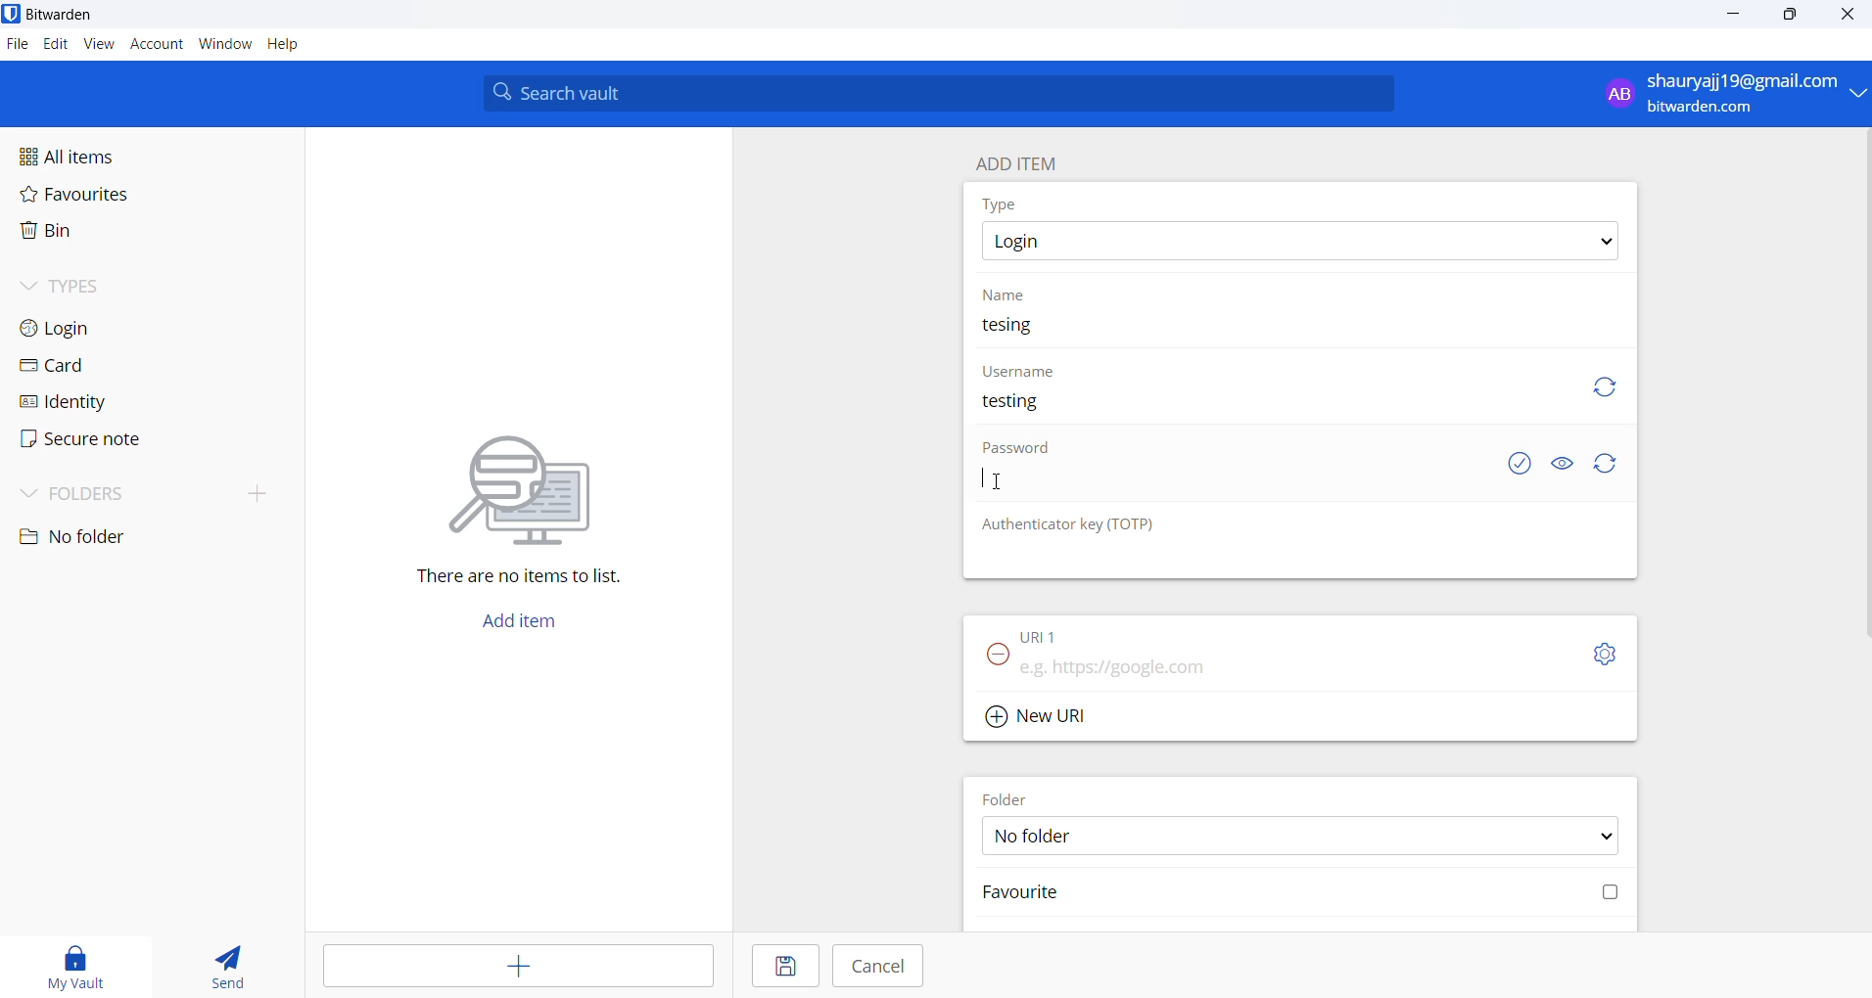 Image resolution: width=1872 pixels, height=998 pixels. I want to click on Cancel, so click(879, 966).